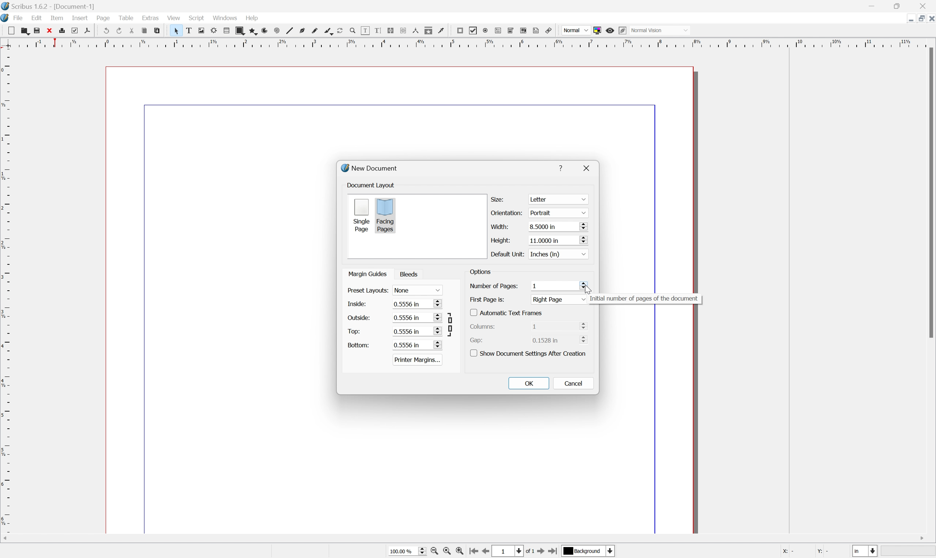 This screenshot has width=936, height=558. I want to click on inches (in), so click(557, 253).